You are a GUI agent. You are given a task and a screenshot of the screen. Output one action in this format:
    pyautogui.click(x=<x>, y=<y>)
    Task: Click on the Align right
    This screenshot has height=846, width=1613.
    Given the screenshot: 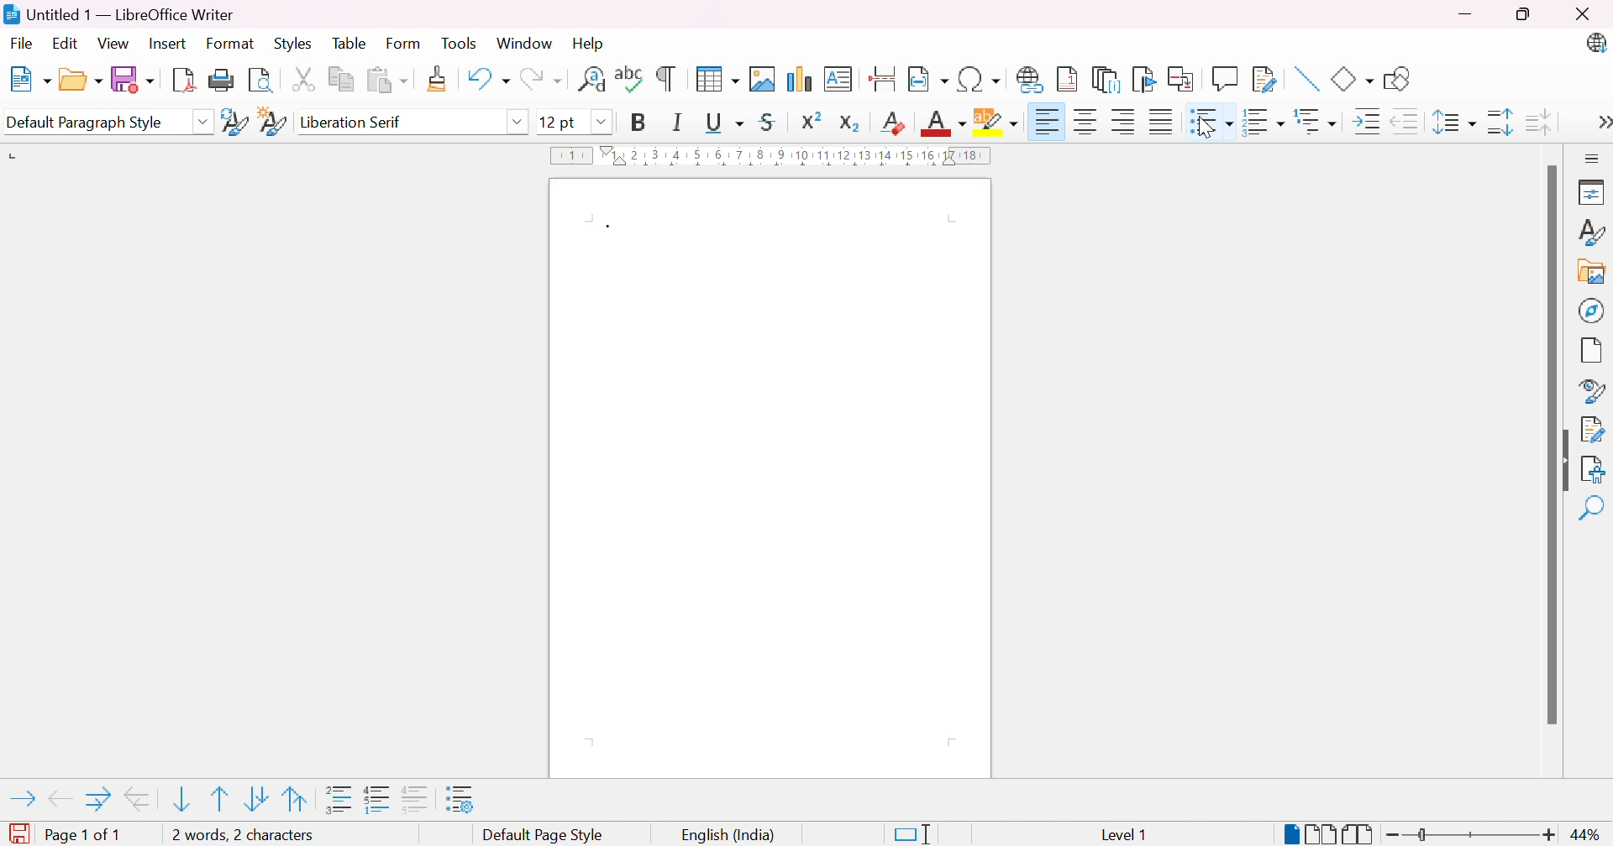 What is the action you would take?
    pyautogui.click(x=1051, y=122)
    